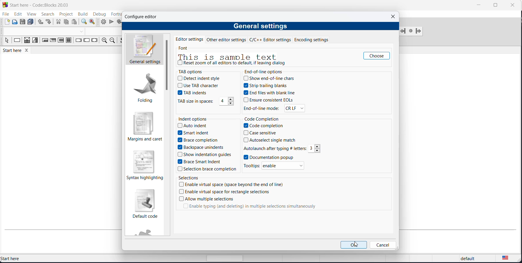  What do you see at coordinates (17, 14) in the screenshot?
I see `edit` at bounding box center [17, 14].